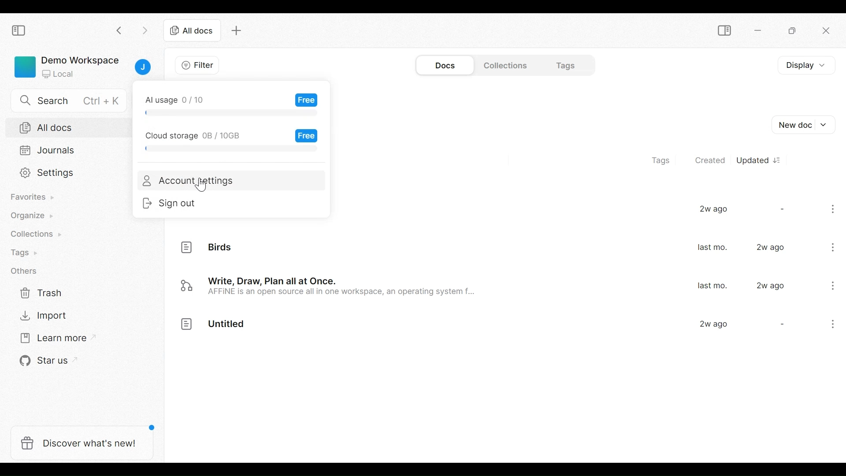 The width and height of the screenshot is (846, 476). What do you see at coordinates (24, 272) in the screenshot?
I see `Others` at bounding box center [24, 272].